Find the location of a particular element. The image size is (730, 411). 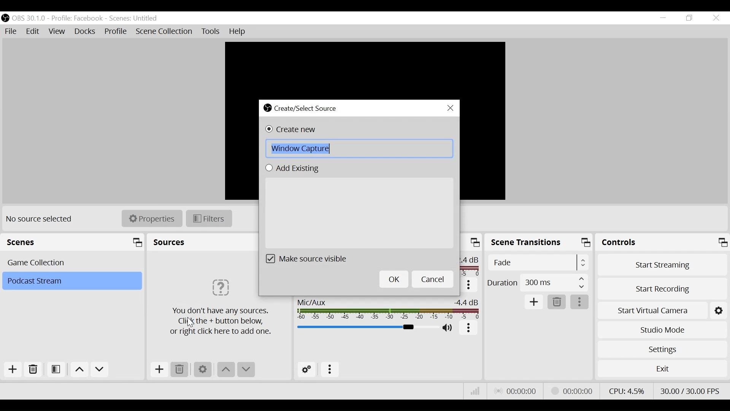

Settings is located at coordinates (202, 370).